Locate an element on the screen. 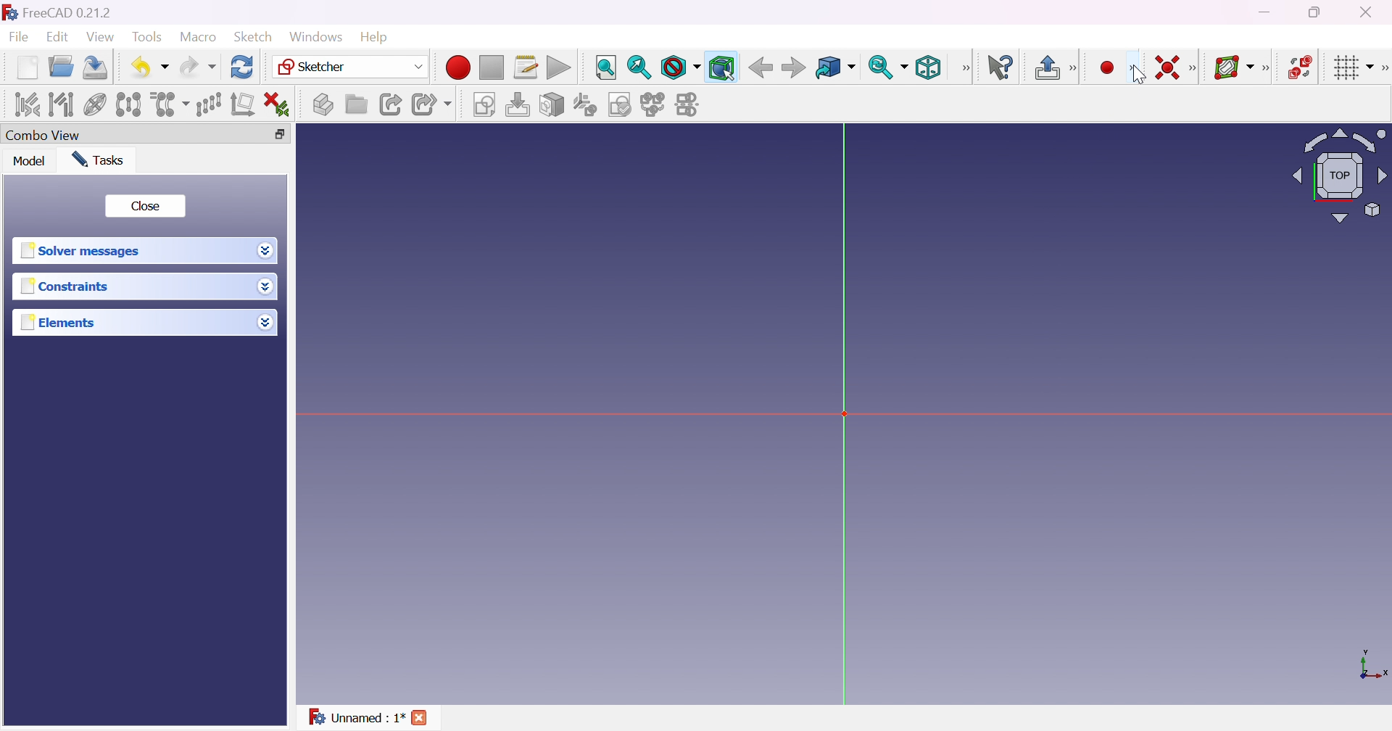 The width and height of the screenshot is (1392, 731). Sketch is located at coordinates (254, 37).